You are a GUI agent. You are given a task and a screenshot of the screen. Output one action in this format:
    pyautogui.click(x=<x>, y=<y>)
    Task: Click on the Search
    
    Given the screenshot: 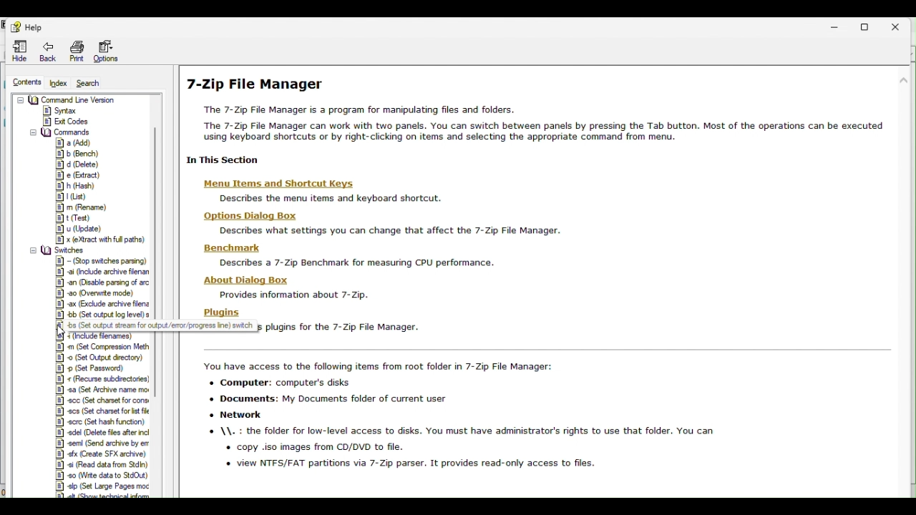 What is the action you would take?
    pyautogui.click(x=94, y=84)
    